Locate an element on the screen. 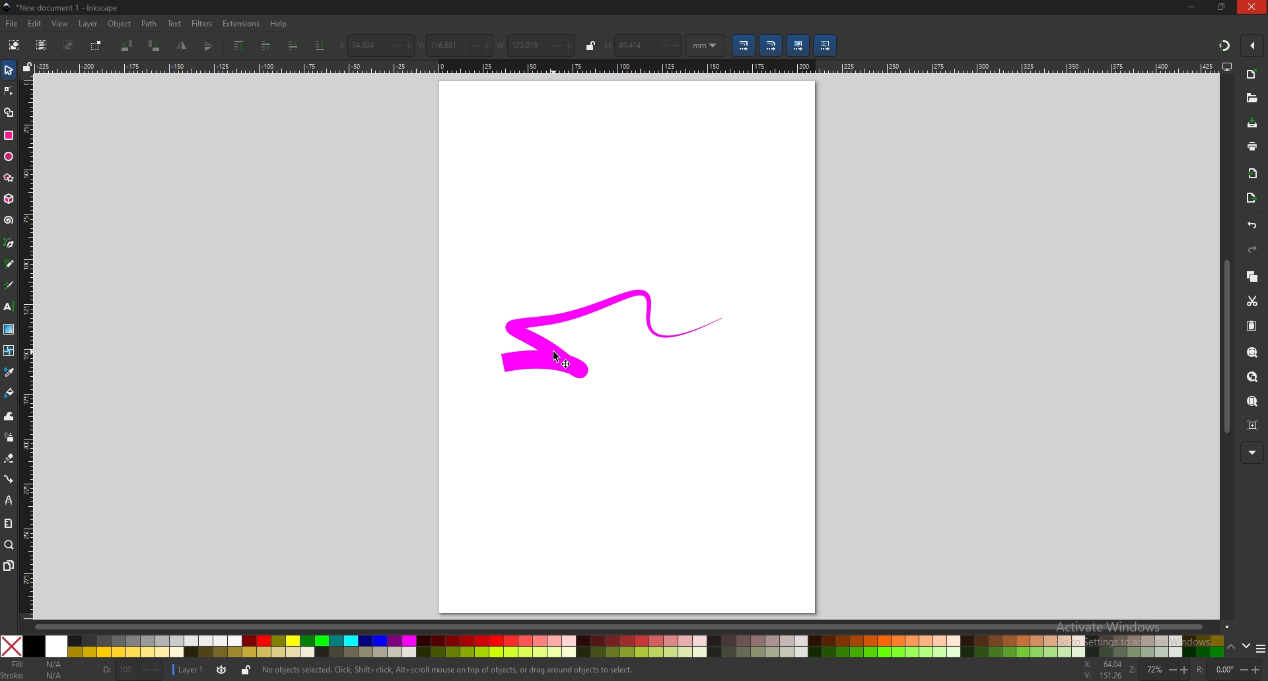 The height and width of the screenshot is (681, 1268). lower one step is located at coordinates (294, 46).